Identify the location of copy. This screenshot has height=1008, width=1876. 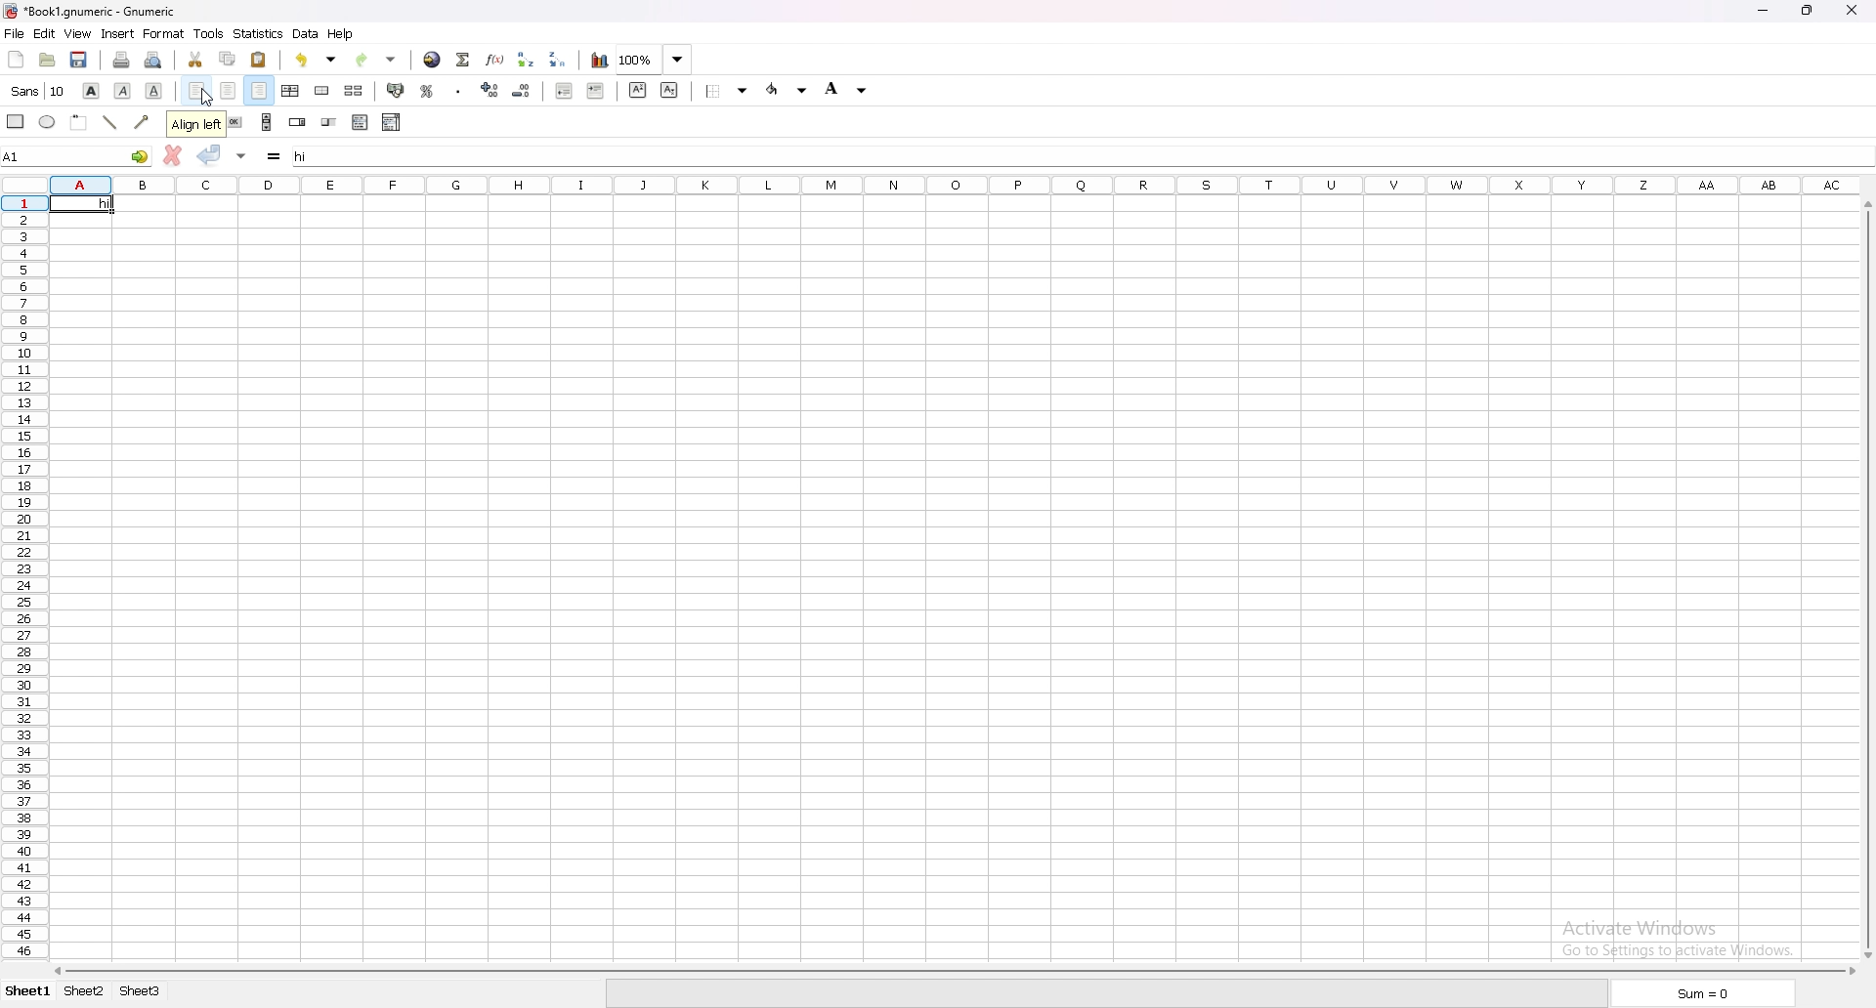
(227, 60).